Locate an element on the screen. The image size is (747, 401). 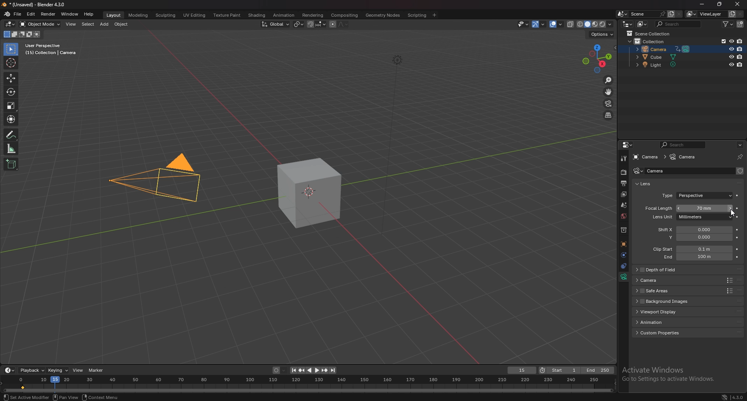
move is located at coordinates (608, 91).